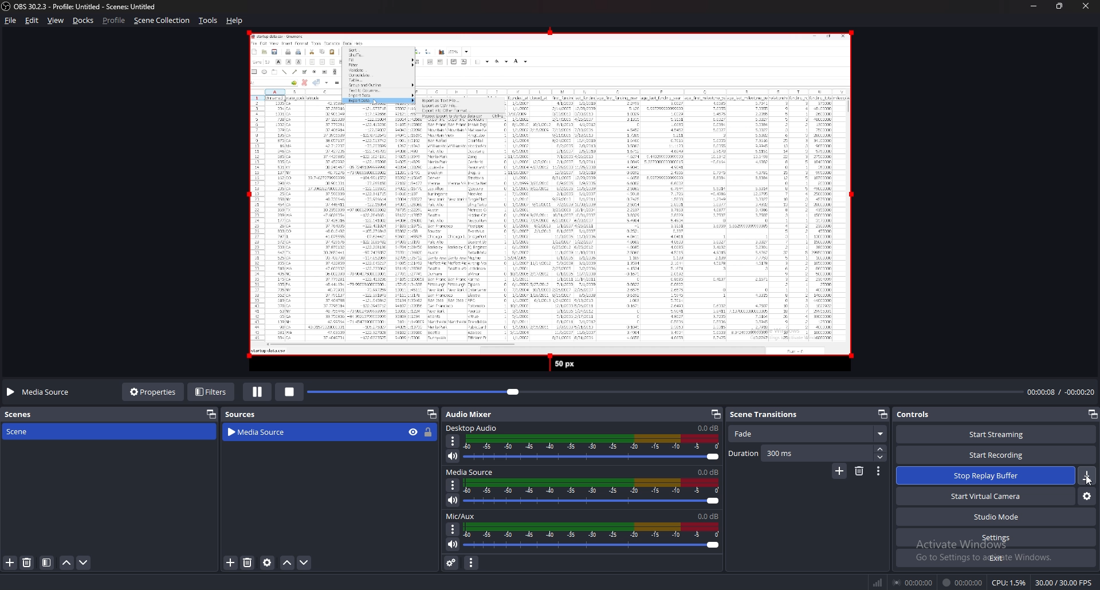  Describe the element at coordinates (290, 392) in the screenshot. I see `stop` at that location.